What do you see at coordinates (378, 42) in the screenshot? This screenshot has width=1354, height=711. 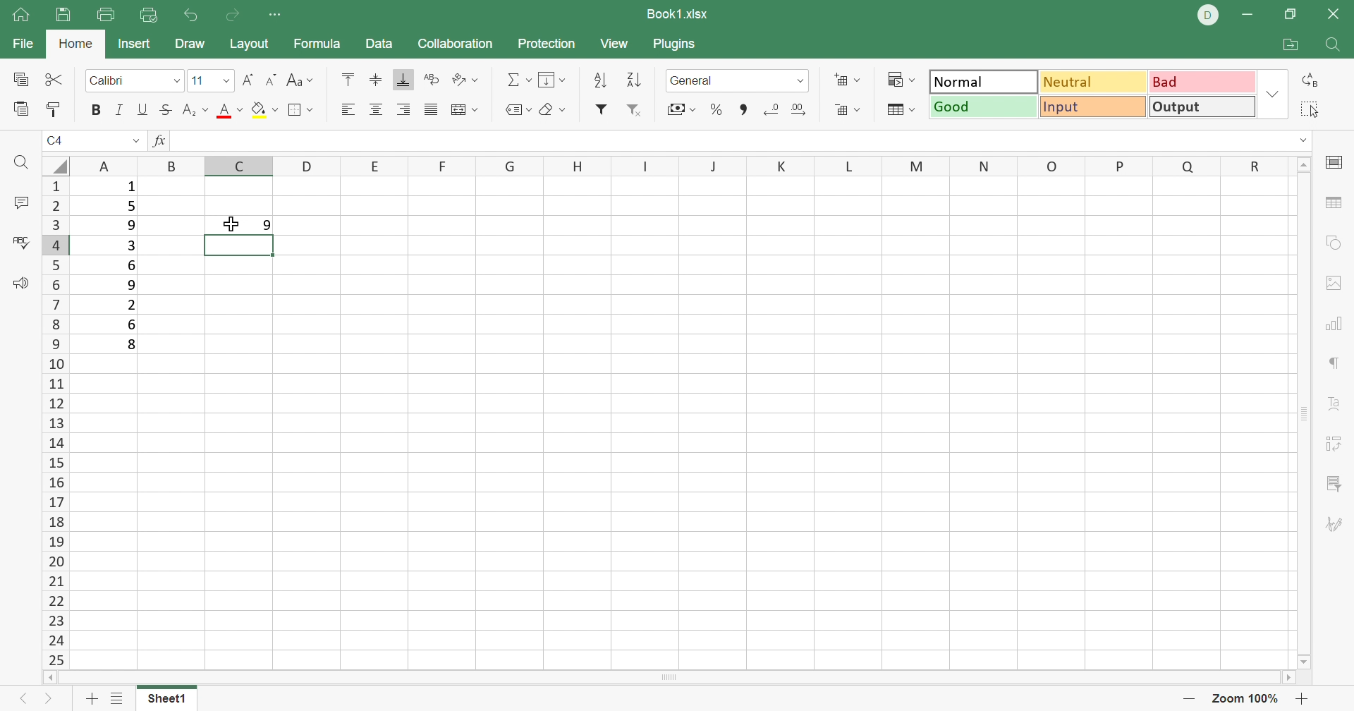 I see `Data` at bounding box center [378, 42].